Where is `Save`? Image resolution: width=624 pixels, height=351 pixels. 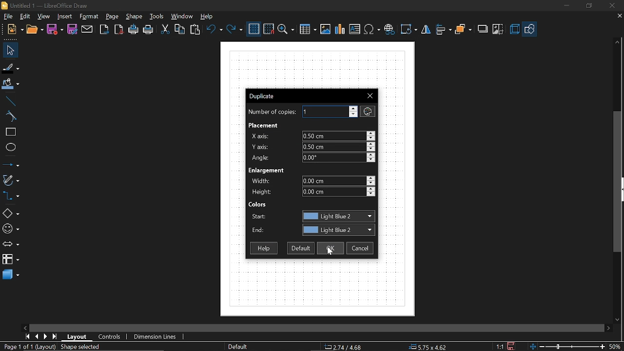 Save is located at coordinates (55, 30).